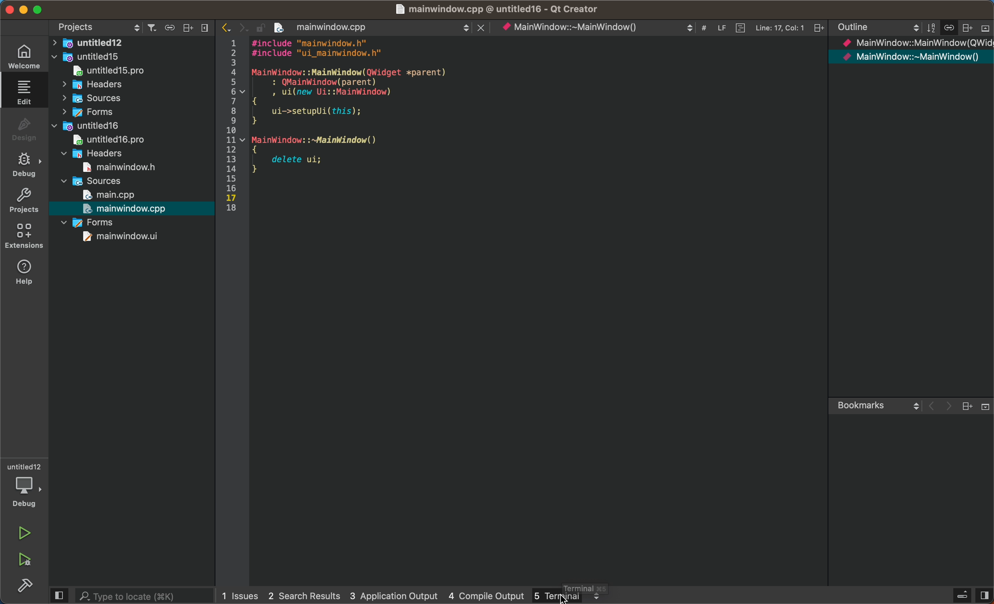 Image resolution: width=994 pixels, height=604 pixels. What do you see at coordinates (25, 92) in the screenshot?
I see `edit` at bounding box center [25, 92].